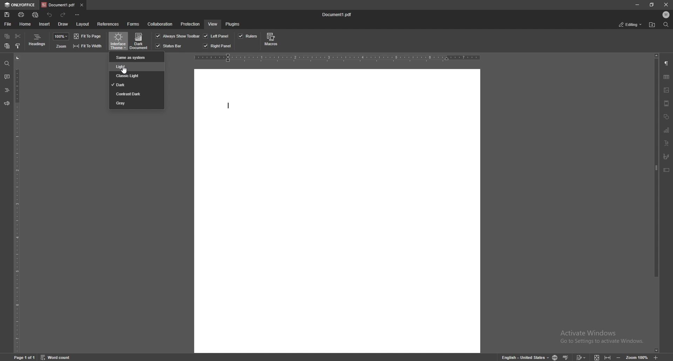  I want to click on forms, so click(134, 24).